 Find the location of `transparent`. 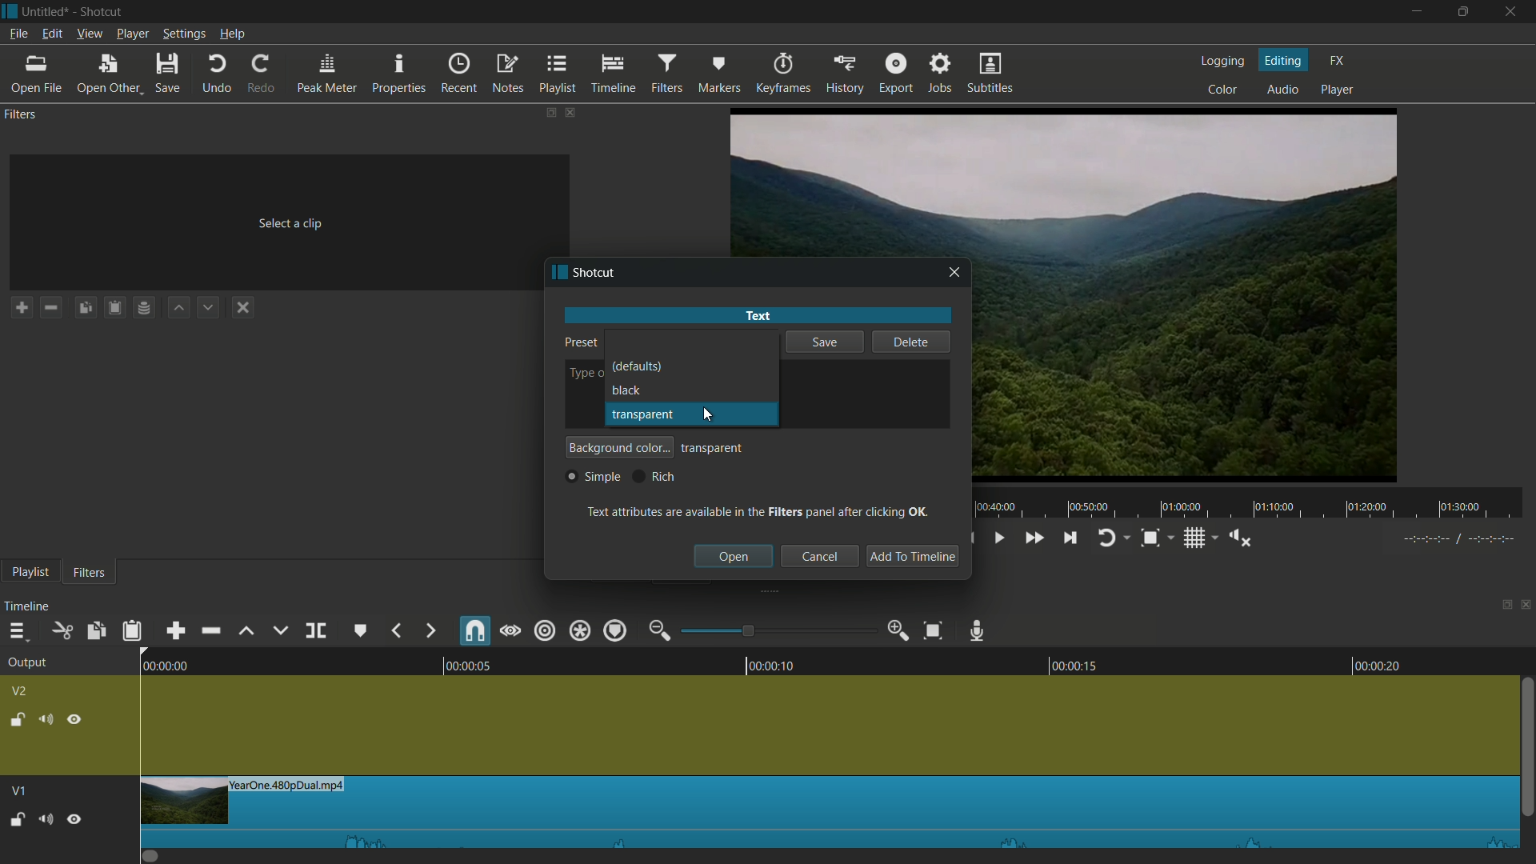

transparent is located at coordinates (642, 414).